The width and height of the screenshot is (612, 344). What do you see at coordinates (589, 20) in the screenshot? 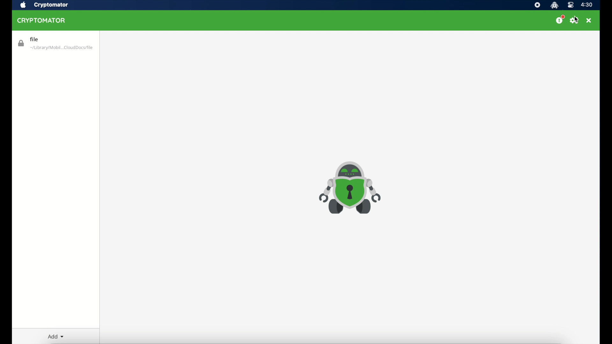
I see `close` at bounding box center [589, 20].